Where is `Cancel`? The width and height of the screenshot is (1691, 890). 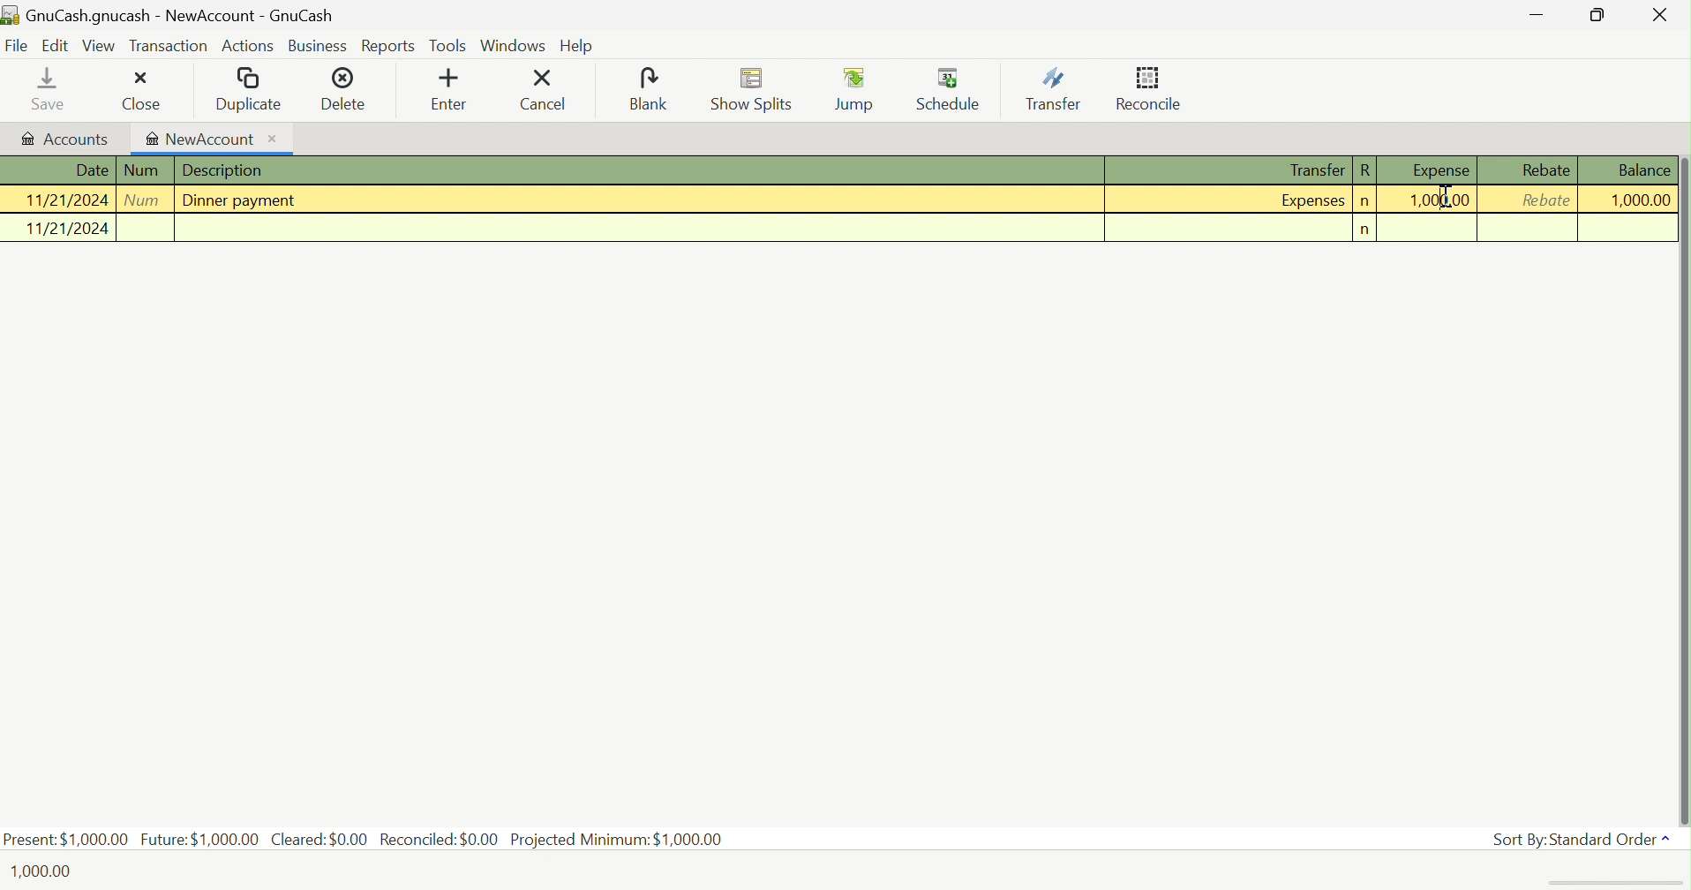 Cancel is located at coordinates (548, 90).